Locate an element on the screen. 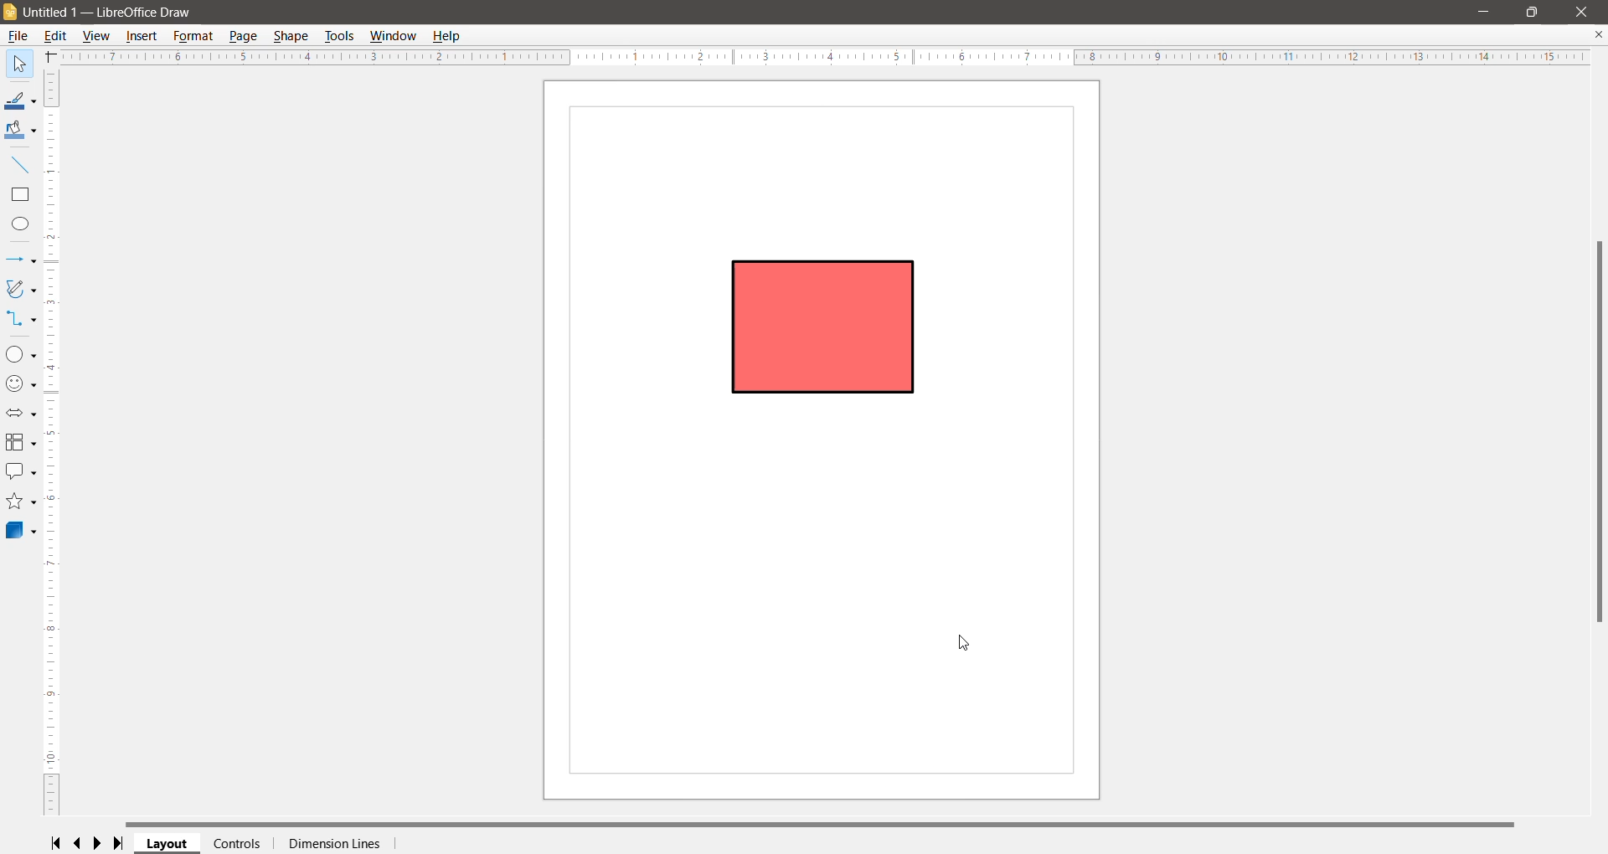 Image resolution: width=1608 pixels, height=854 pixels. Scroll to previous page is located at coordinates (79, 844).